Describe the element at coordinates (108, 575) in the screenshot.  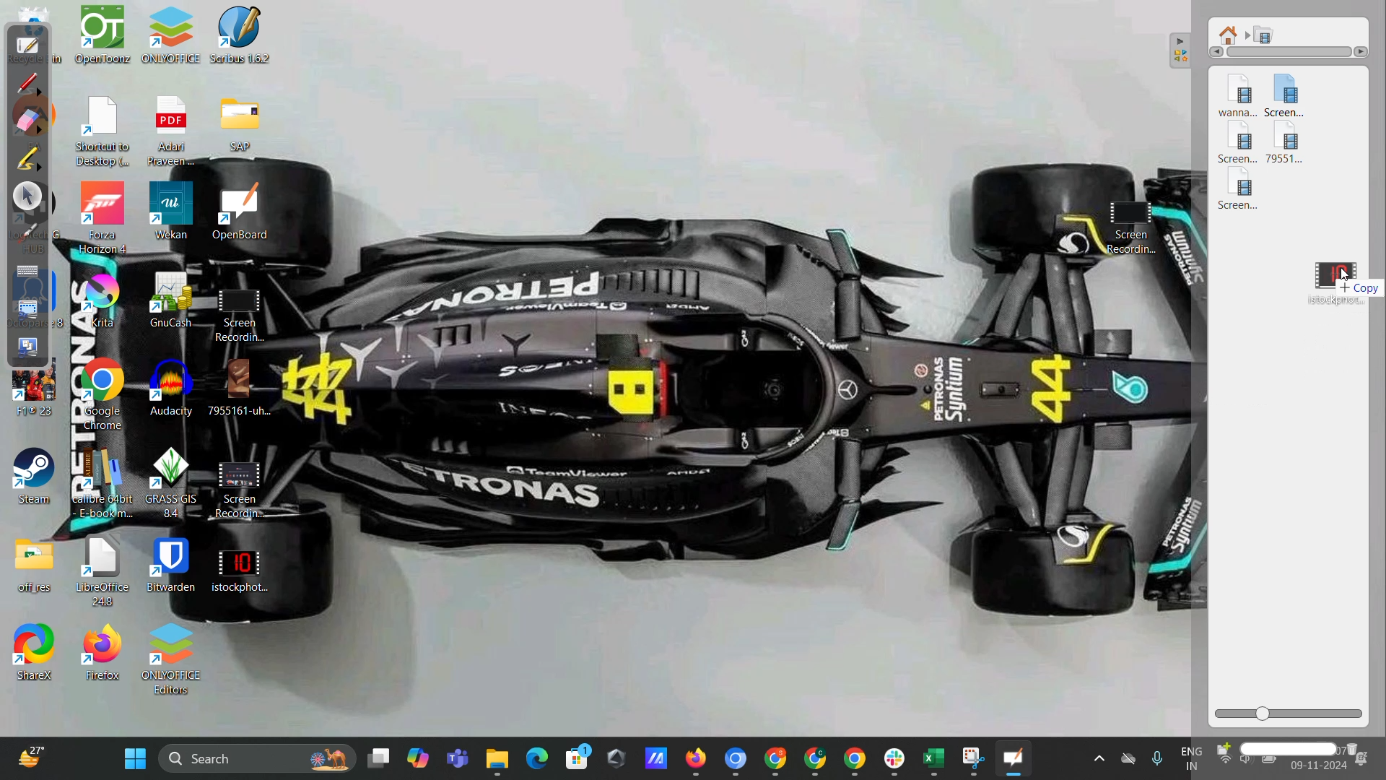
I see `LibreOffice 44.8` at that location.